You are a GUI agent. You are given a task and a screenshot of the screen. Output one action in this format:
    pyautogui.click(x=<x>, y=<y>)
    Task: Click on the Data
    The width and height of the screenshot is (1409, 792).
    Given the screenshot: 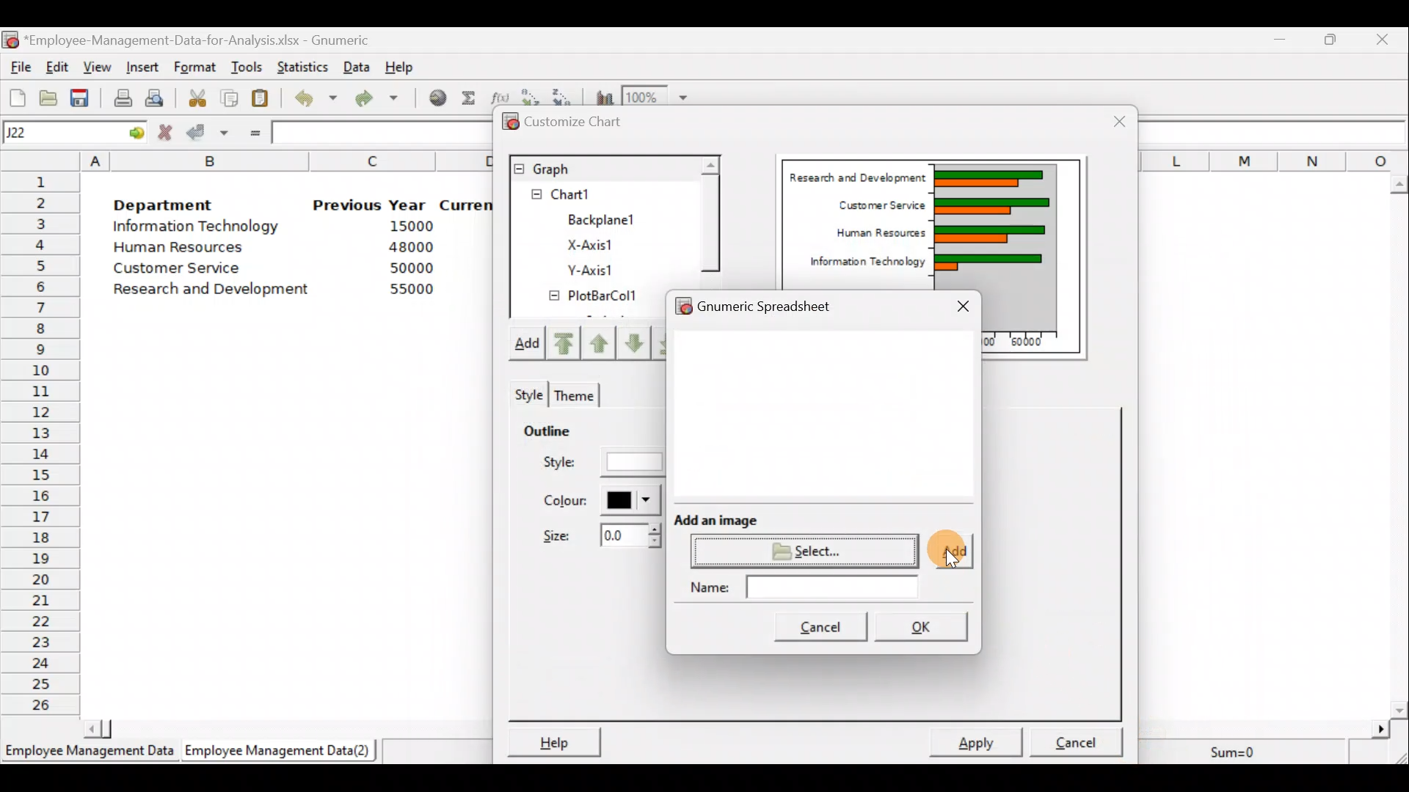 What is the action you would take?
    pyautogui.click(x=357, y=65)
    